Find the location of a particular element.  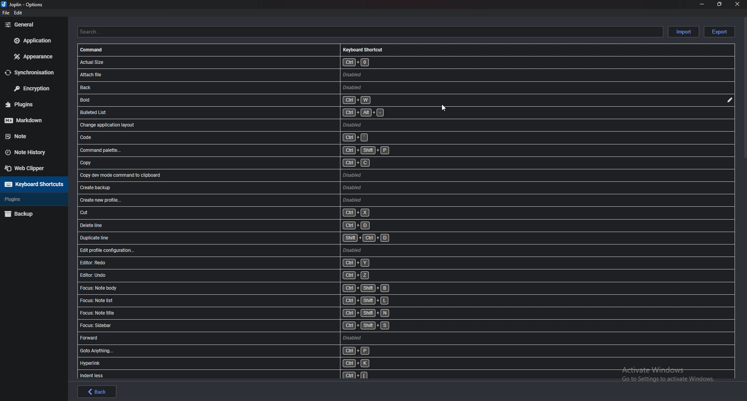

resize is located at coordinates (719, 4).